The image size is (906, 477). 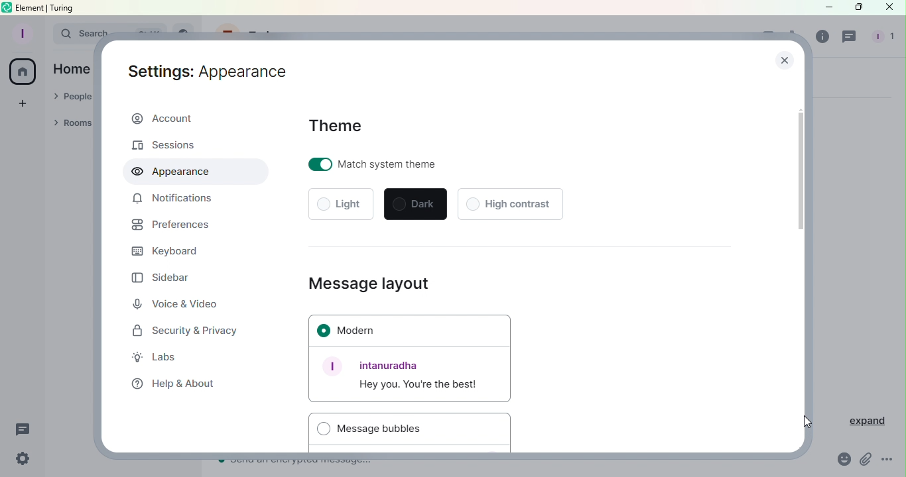 What do you see at coordinates (827, 7) in the screenshot?
I see `Minimize` at bounding box center [827, 7].